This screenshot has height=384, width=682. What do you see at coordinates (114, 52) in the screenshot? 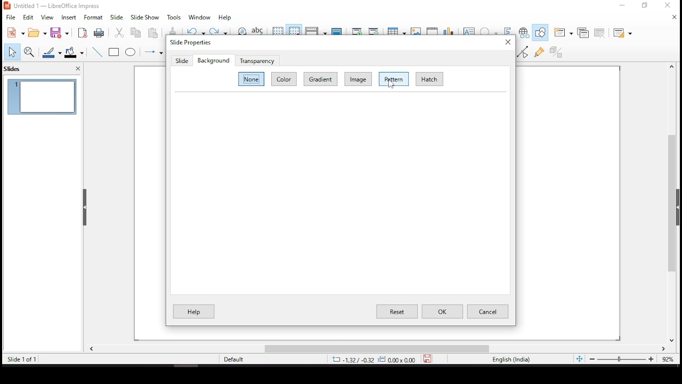
I see `rectangle` at bounding box center [114, 52].